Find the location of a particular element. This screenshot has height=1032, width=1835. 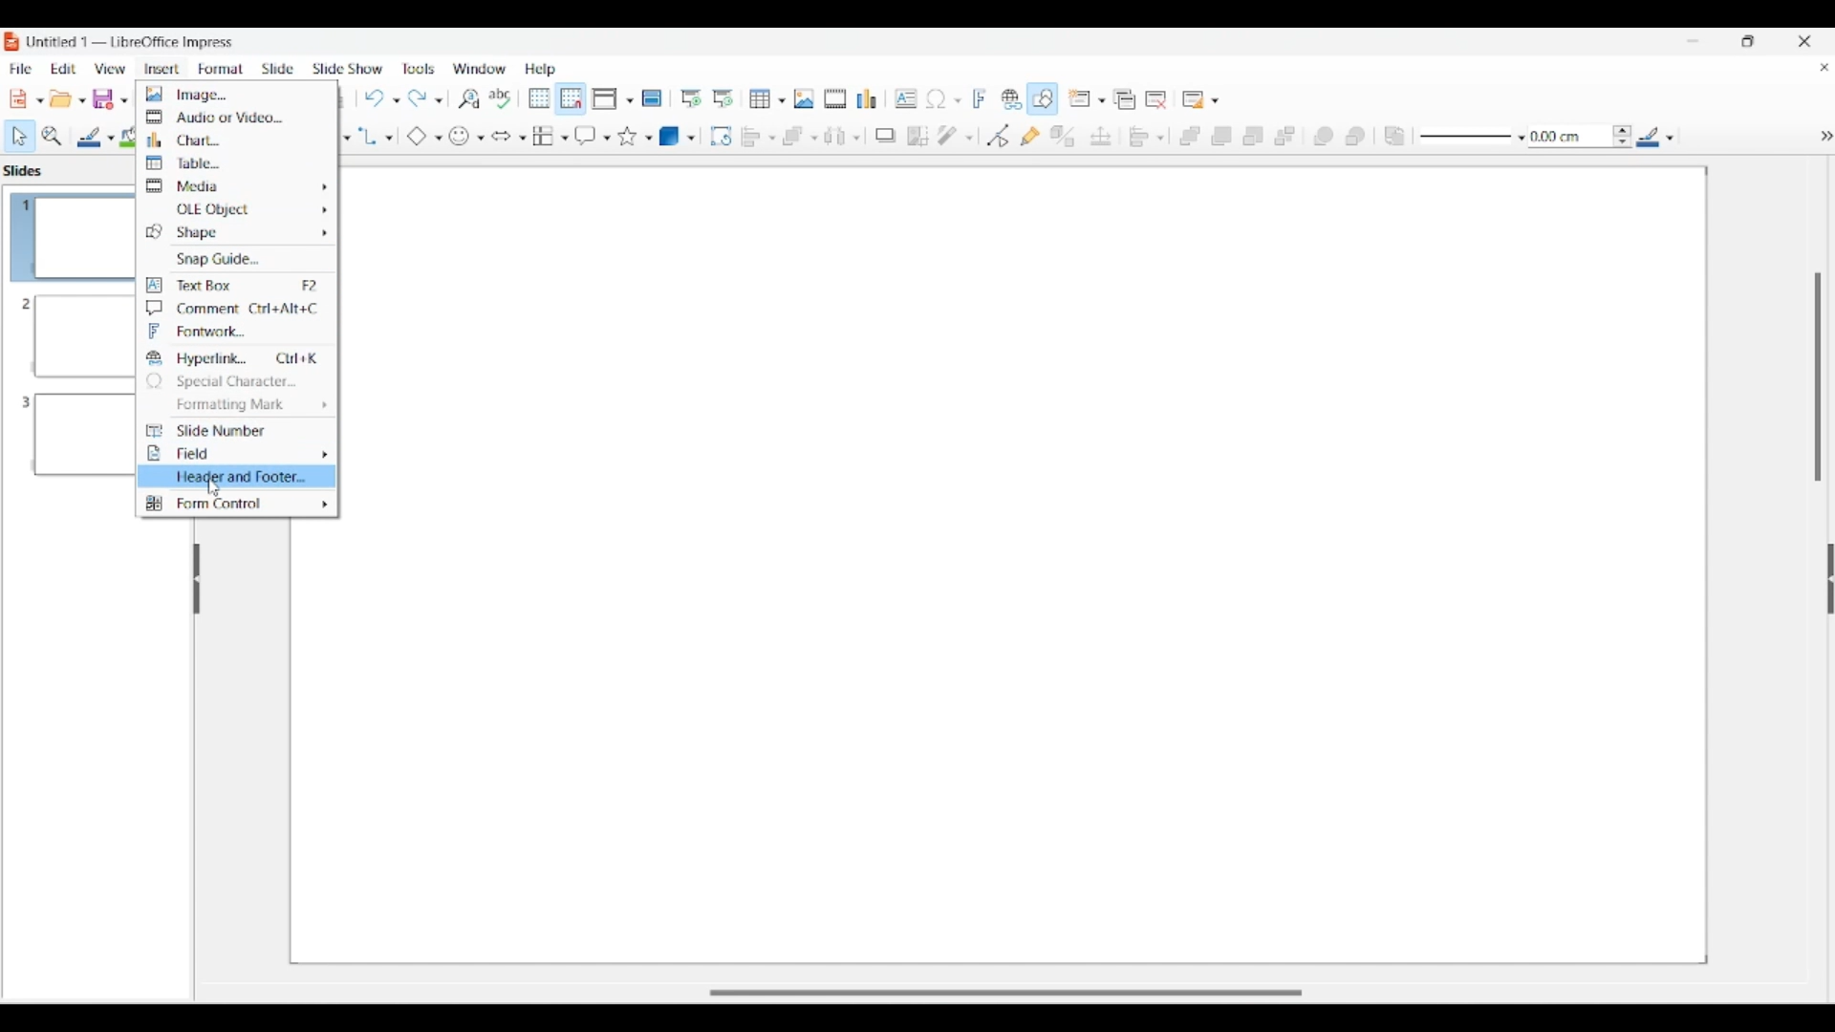

Slide 1 is located at coordinates (67, 235).